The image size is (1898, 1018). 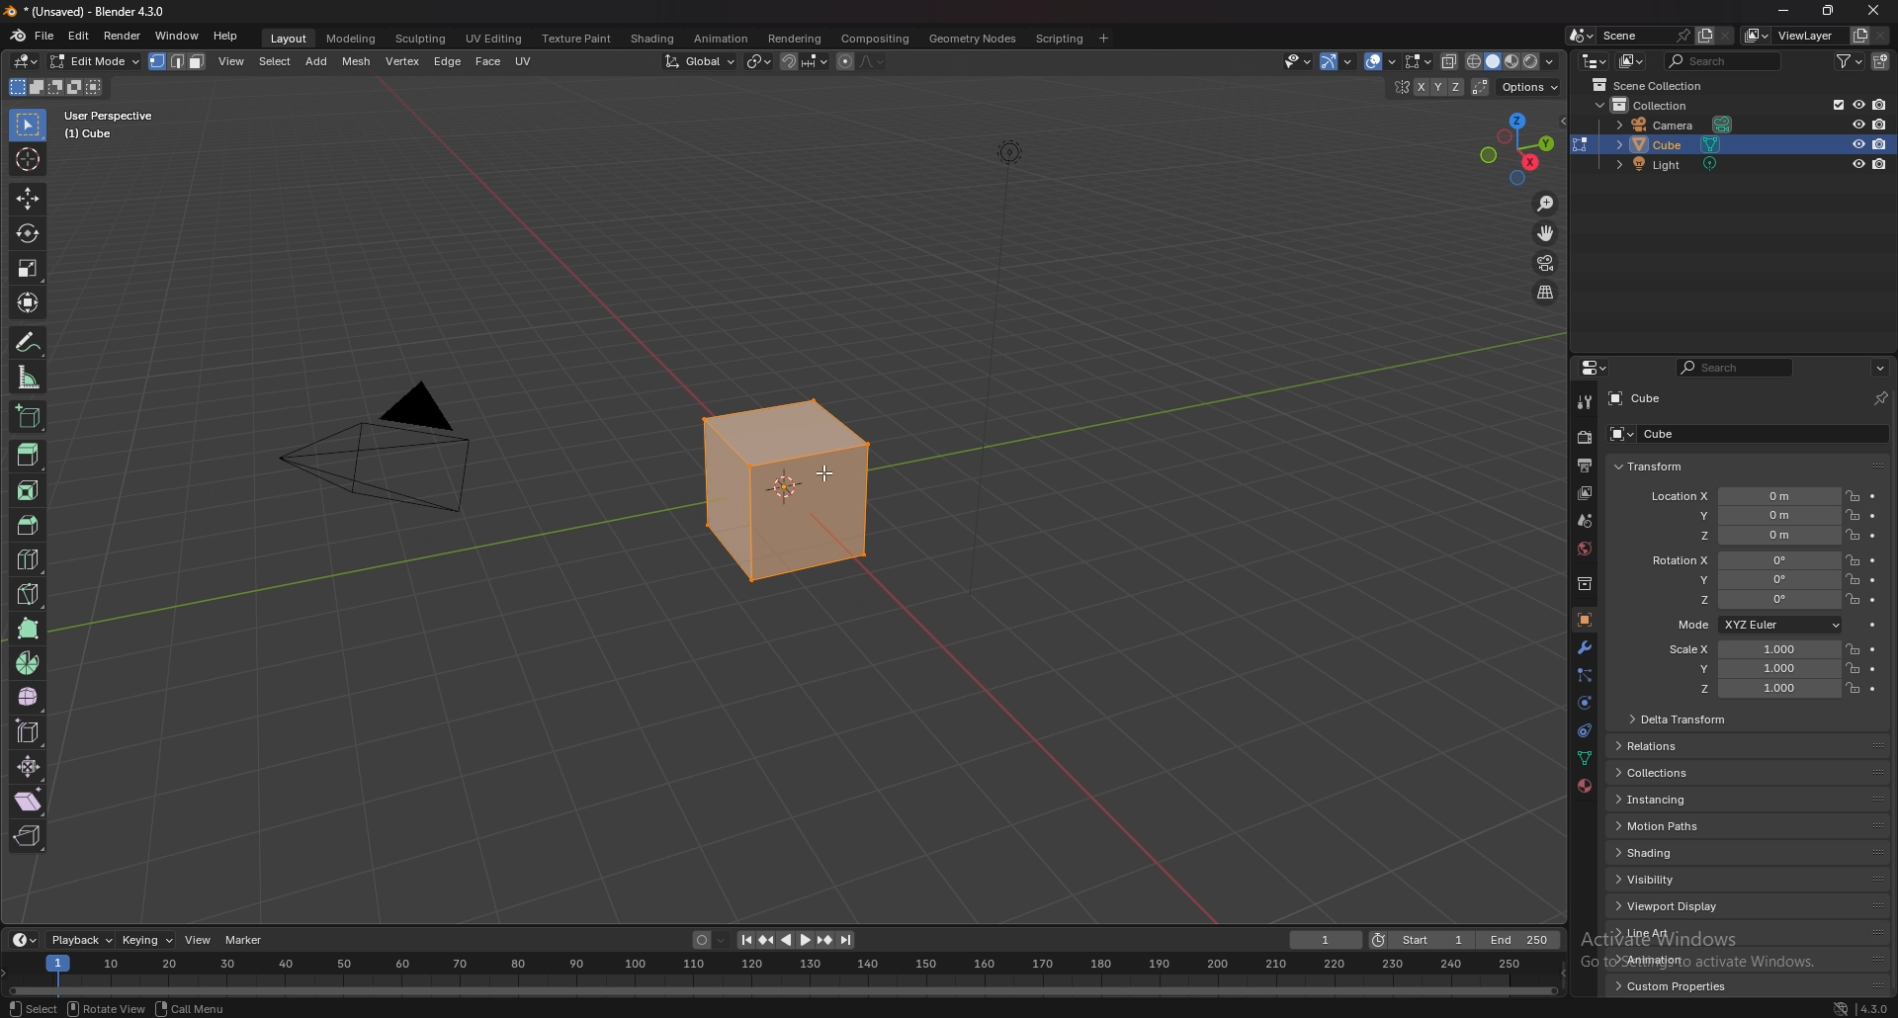 I want to click on custom properties, so click(x=1681, y=985).